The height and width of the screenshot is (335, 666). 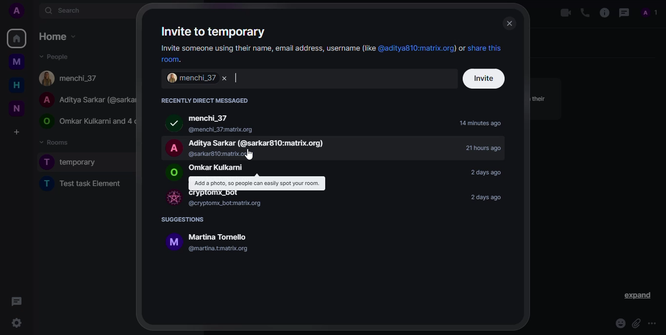 What do you see at coordinates (17, 300) in the screenshot?
I see `` at bounding box center [17, 300].